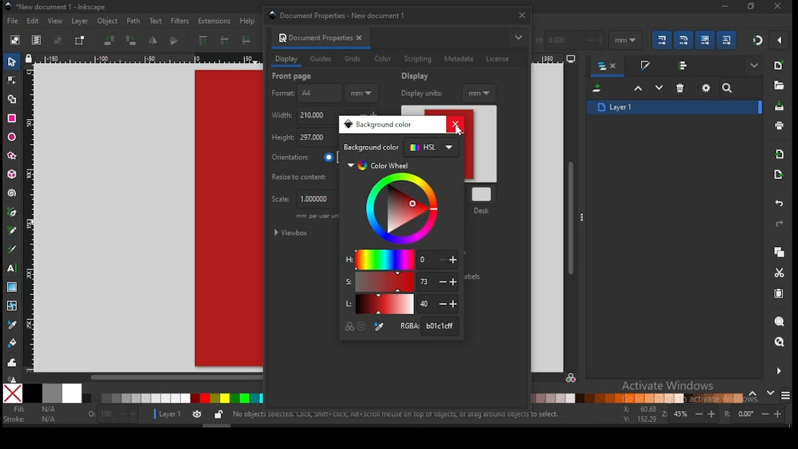 The height and width of the screenshot is (449, 798). Describe the element at coordinates (305, 176) in the screenshot. I see `resize to content` at that location.